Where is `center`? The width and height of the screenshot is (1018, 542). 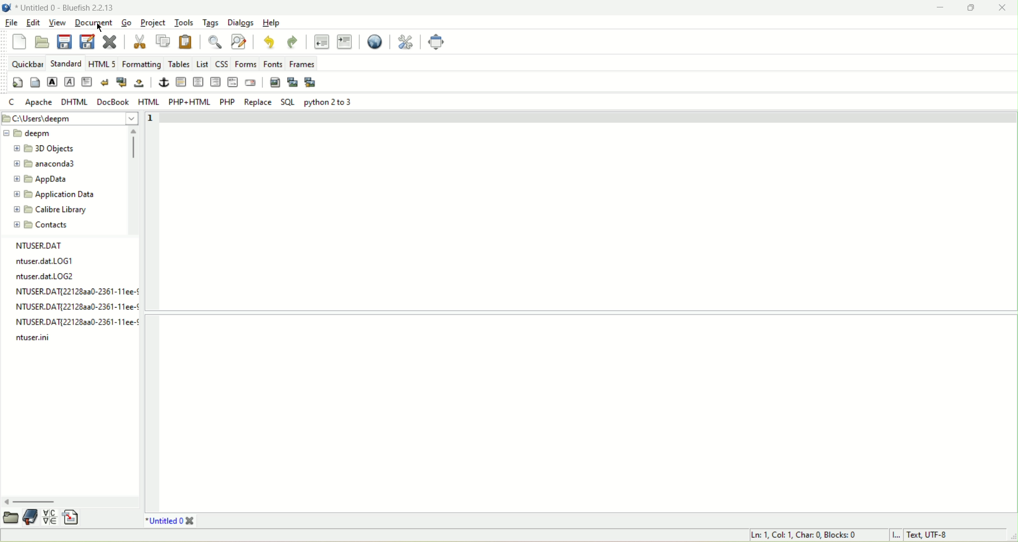
center is located at coordinates (215, 82).